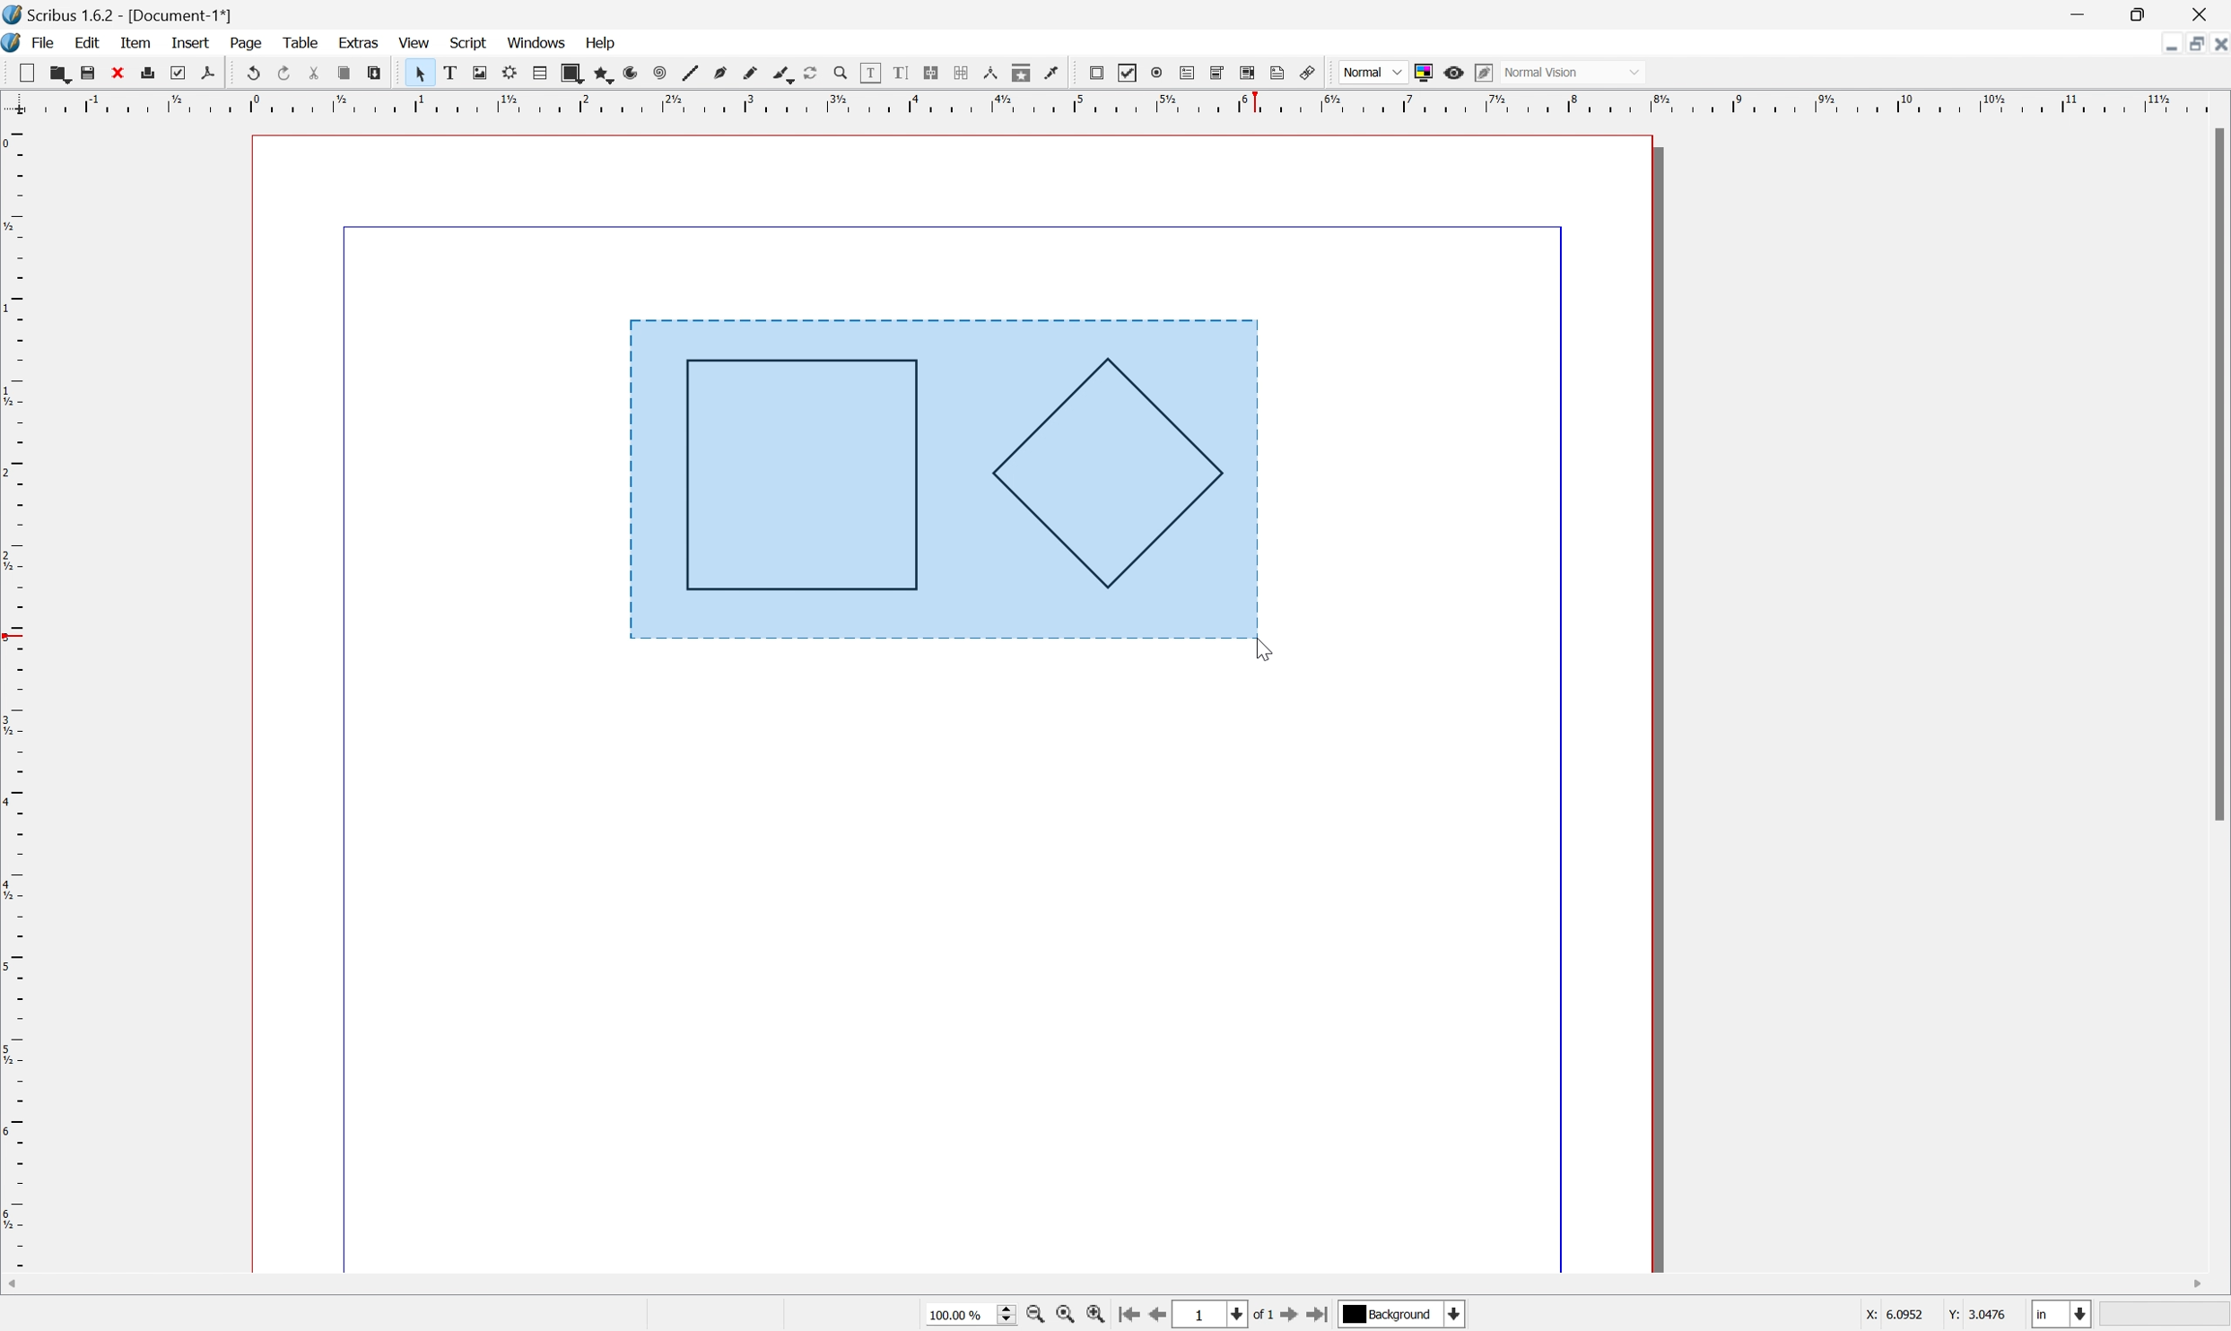  Describe the element at coordinates (2163, 46) in the screenshot. I see `Minimize` at that location.